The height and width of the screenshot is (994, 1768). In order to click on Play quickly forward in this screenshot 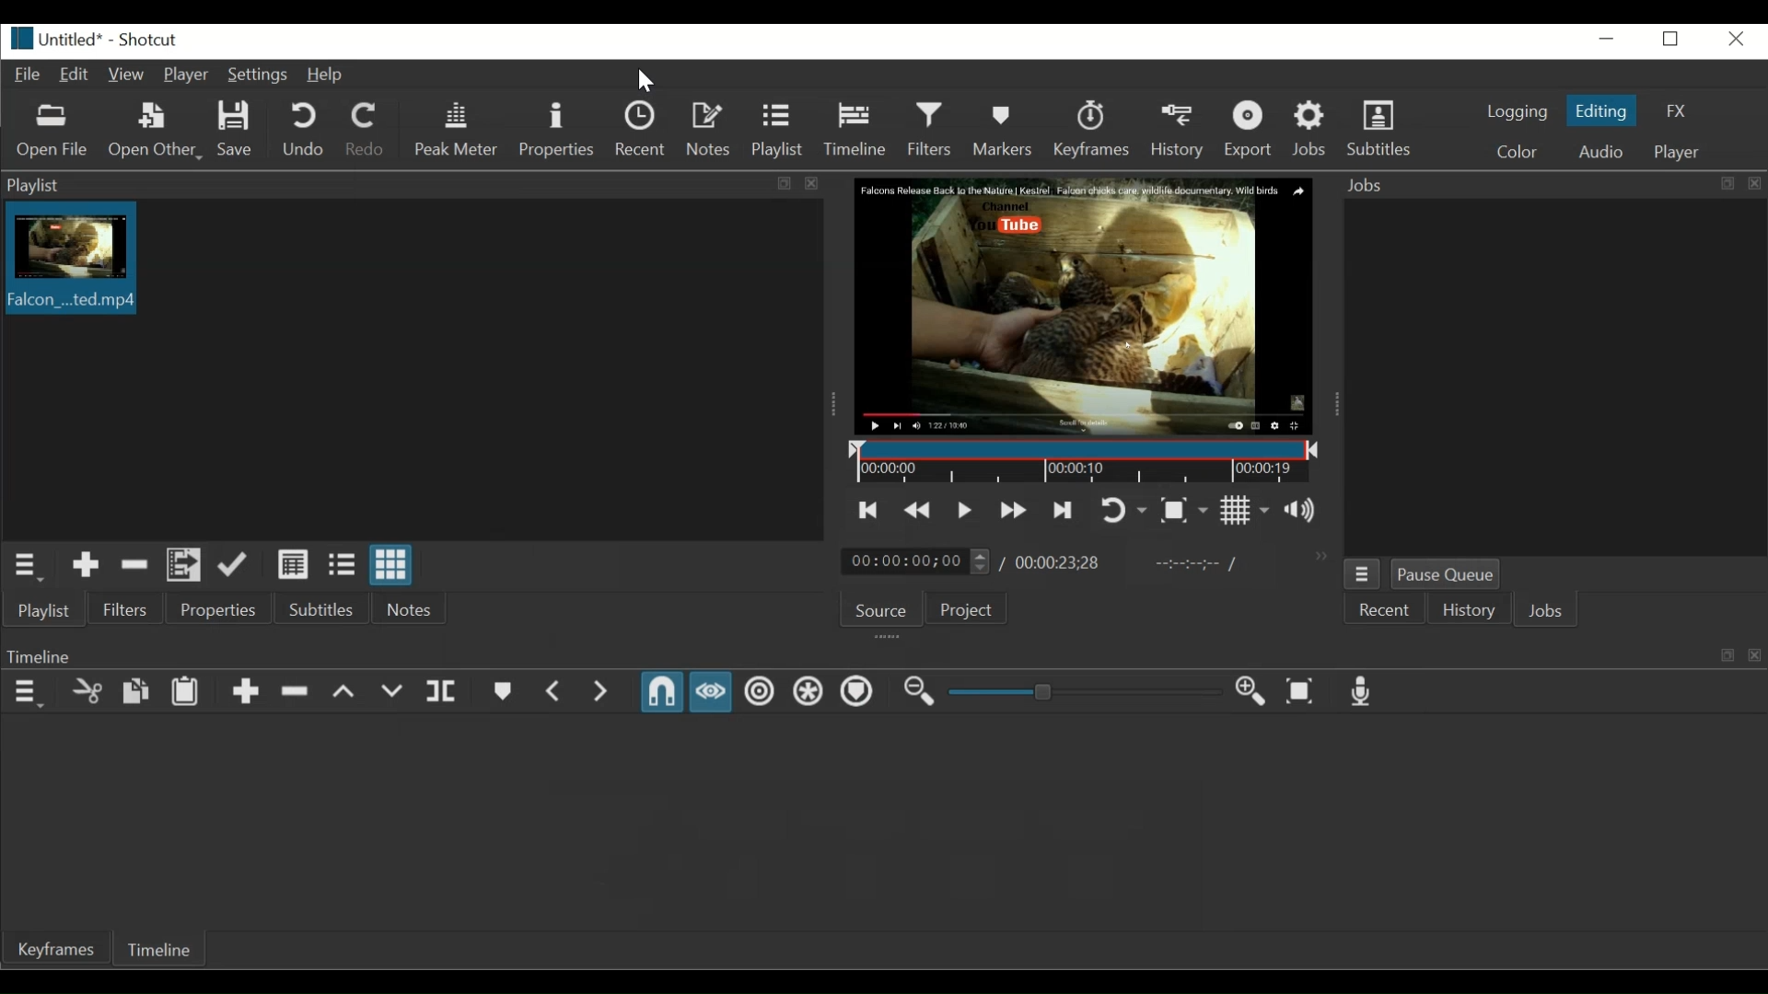, I will do `click(1013, 509)`.